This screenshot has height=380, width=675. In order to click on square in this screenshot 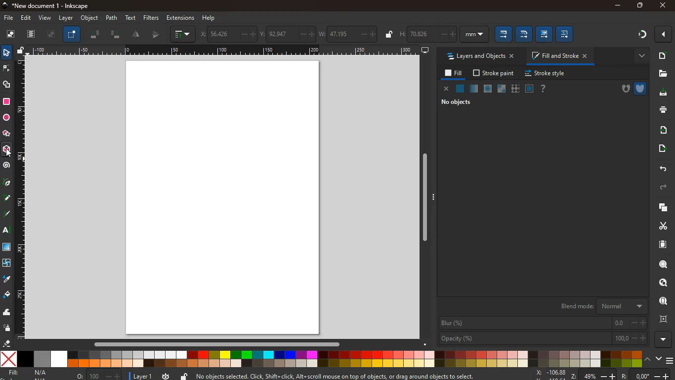, I will do `click(6, 101)`.